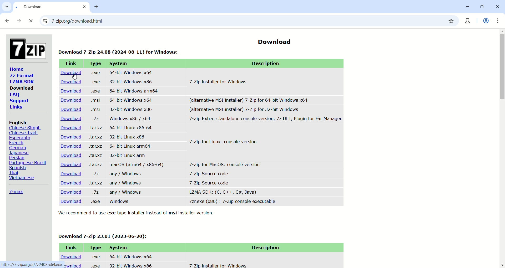 Image resolution: width=505 pixels, height=268 pixels. I want to click on Download, so click(68, 174).